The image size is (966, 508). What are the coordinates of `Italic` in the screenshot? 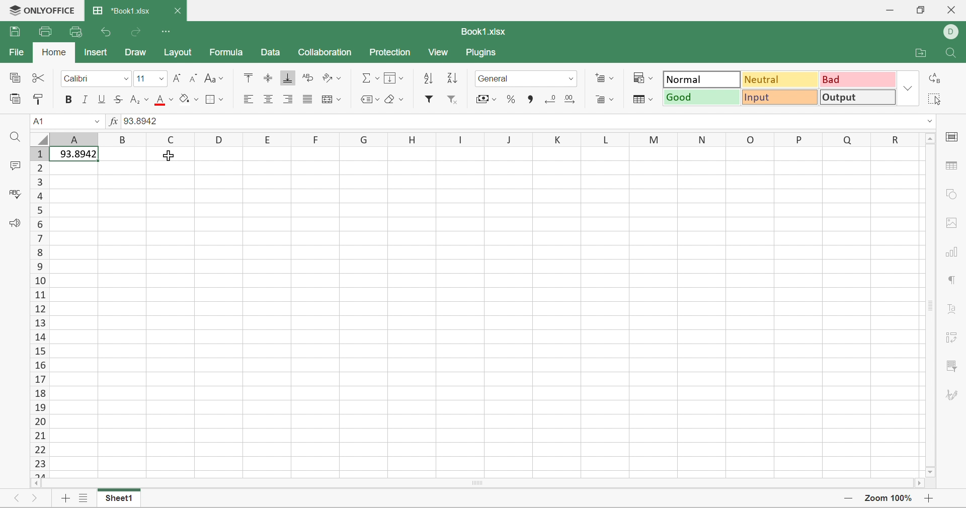 It's located at (85, 99).